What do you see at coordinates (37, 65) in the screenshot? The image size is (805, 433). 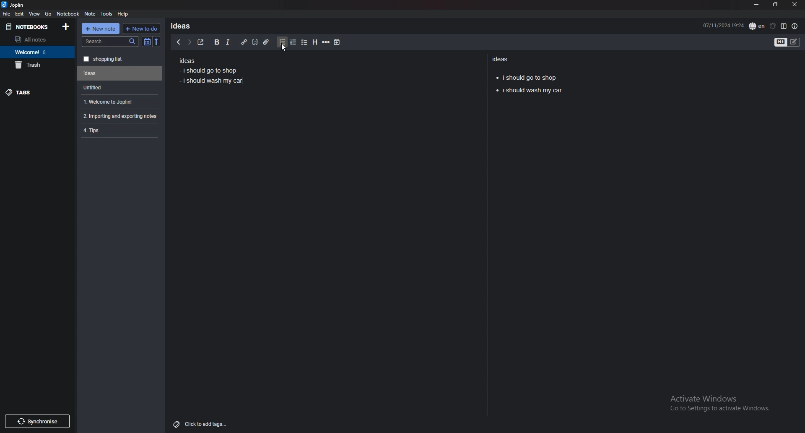 I see `trash` at bounding box center [37, 65].